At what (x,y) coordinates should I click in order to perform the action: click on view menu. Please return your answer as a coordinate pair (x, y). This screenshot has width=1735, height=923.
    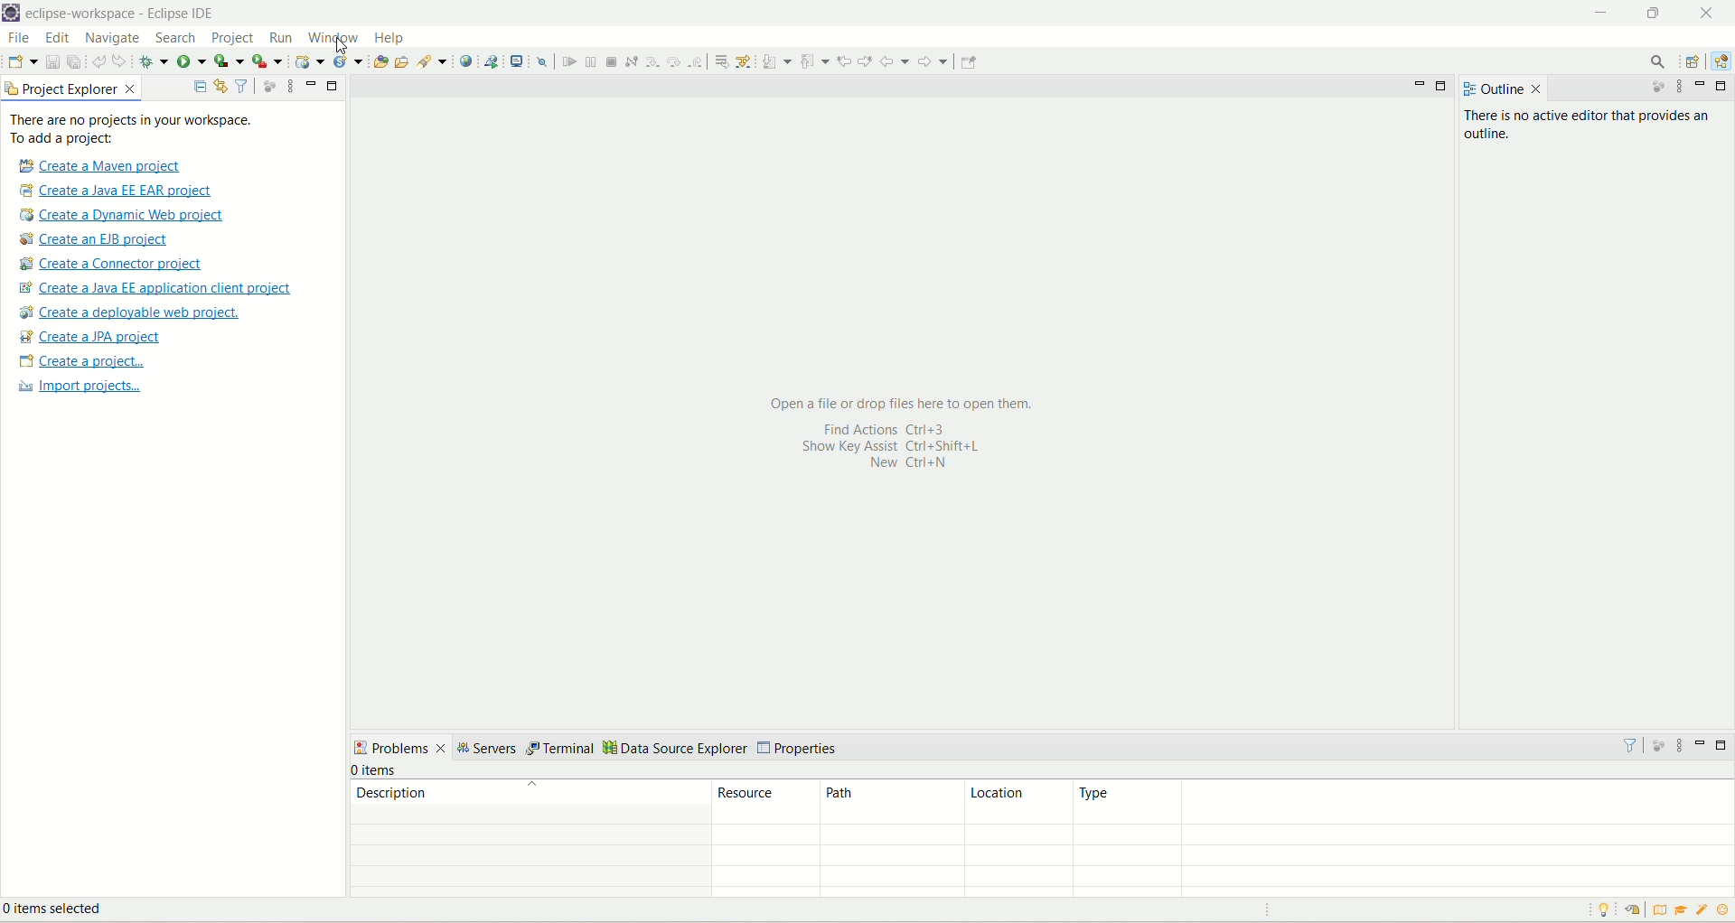
    Looking at the image, I should click on (1679, 745).